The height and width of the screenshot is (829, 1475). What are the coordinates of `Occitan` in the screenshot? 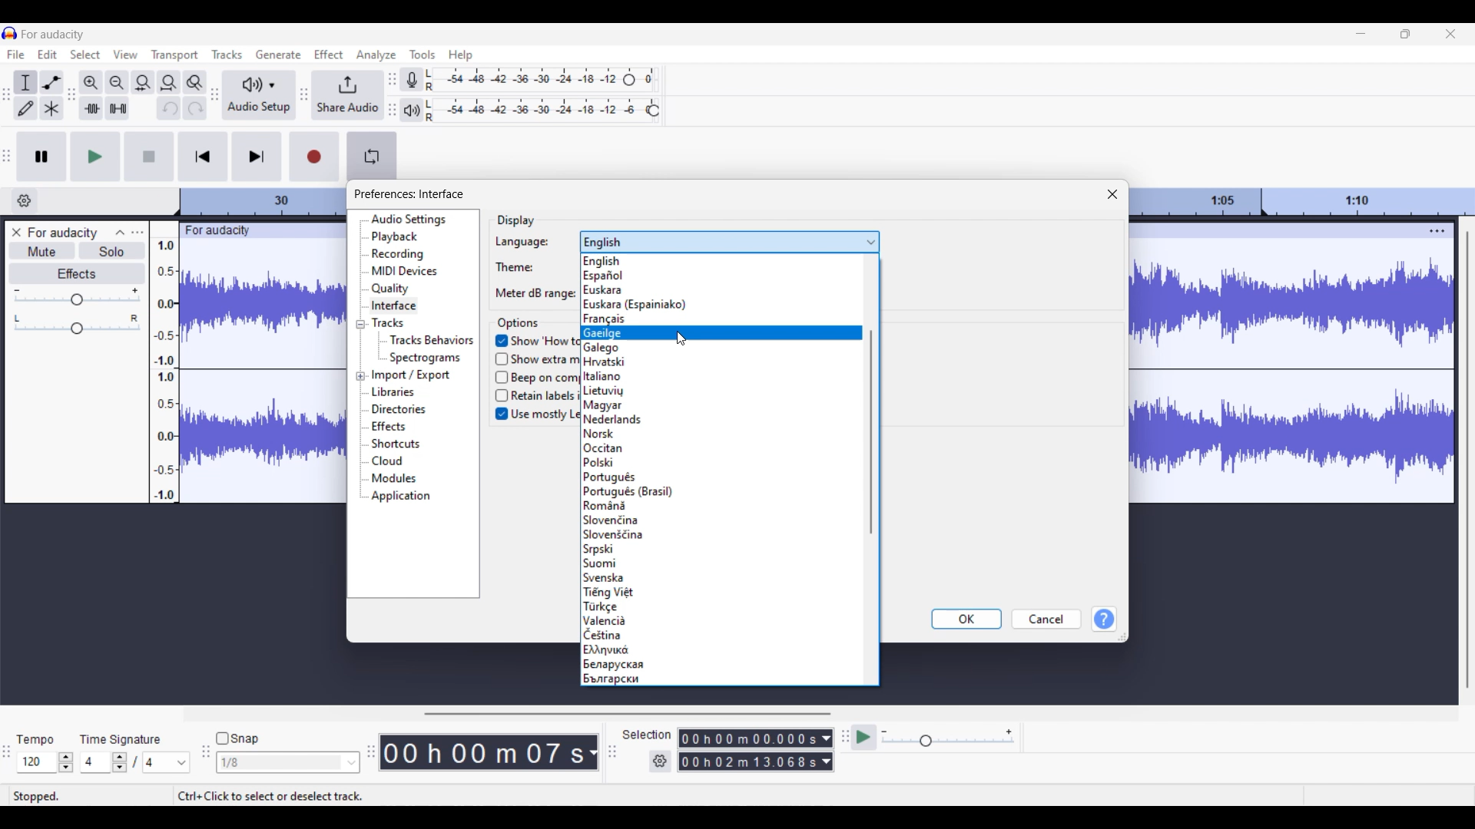 It's located at (603, 448).